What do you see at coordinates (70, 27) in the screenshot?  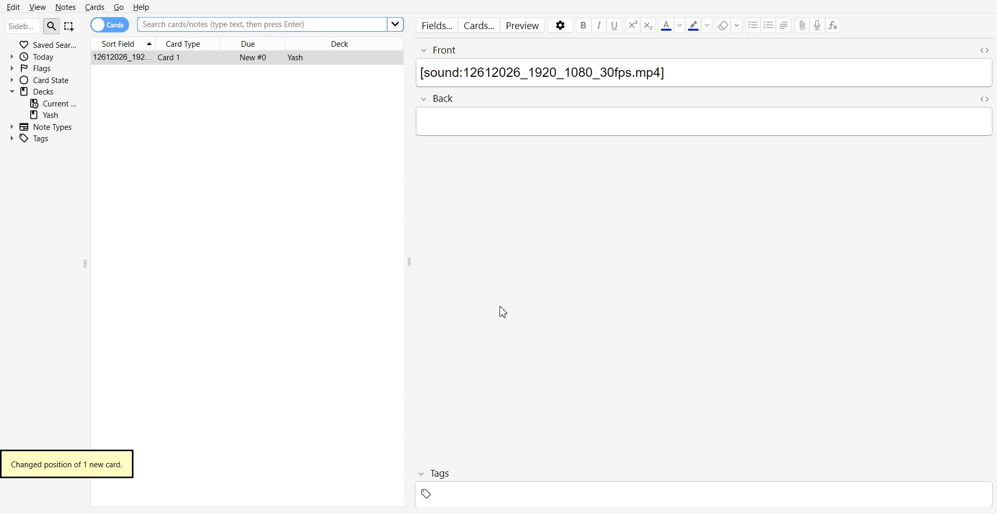 I see `Select` at bounding box center [70, 27].